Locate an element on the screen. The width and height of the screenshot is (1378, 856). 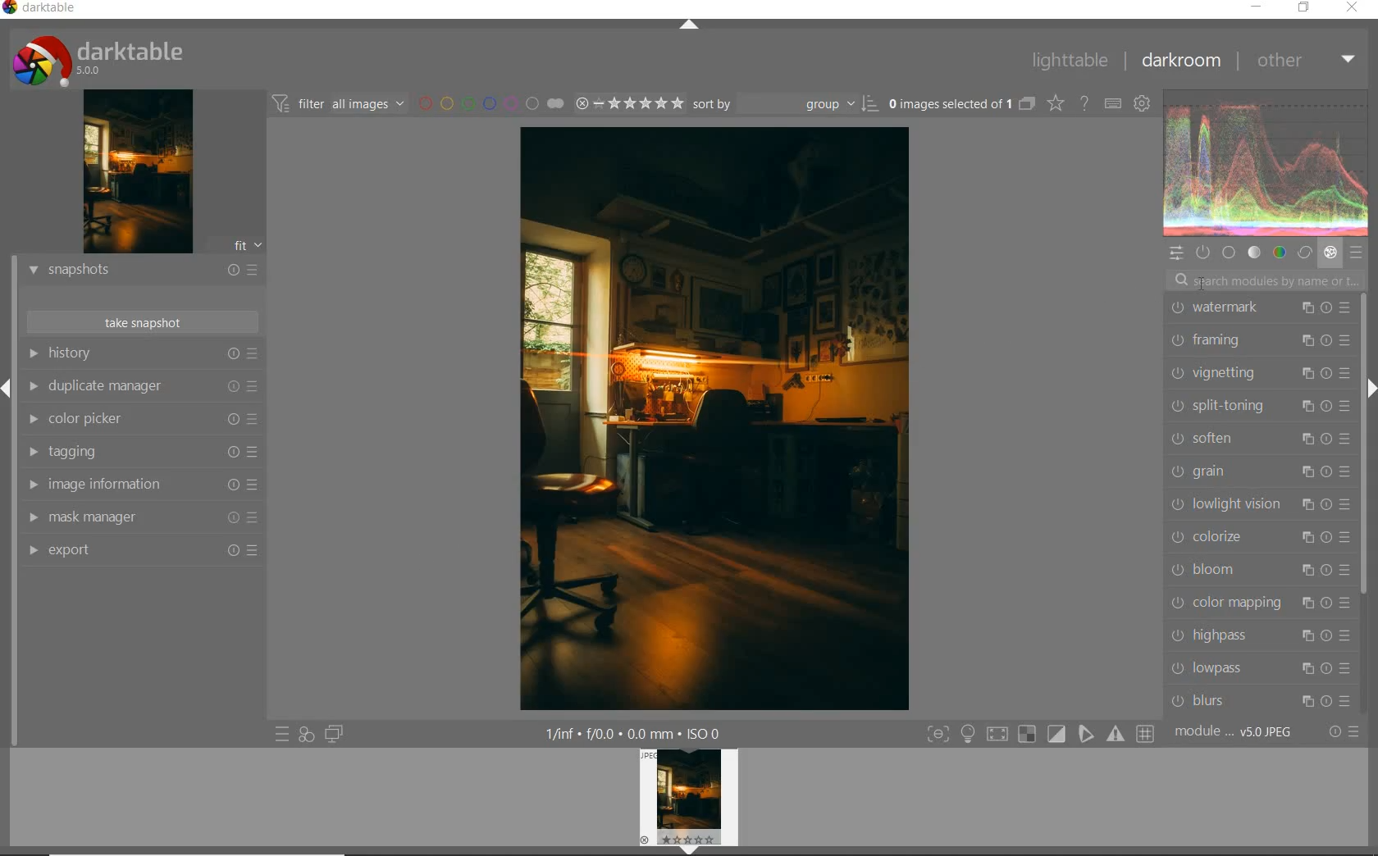
other is located at coordinates (1305, 61).